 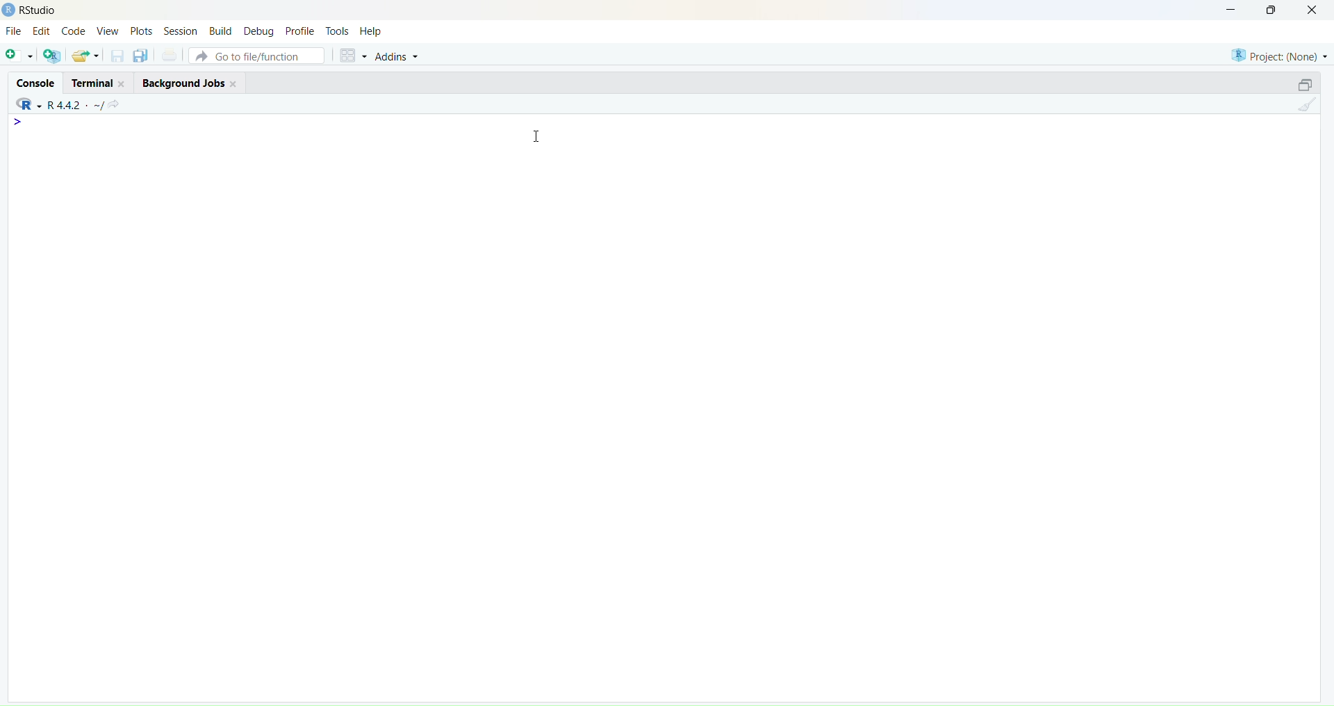 I want to click on save as, so click(x=140, y=56).